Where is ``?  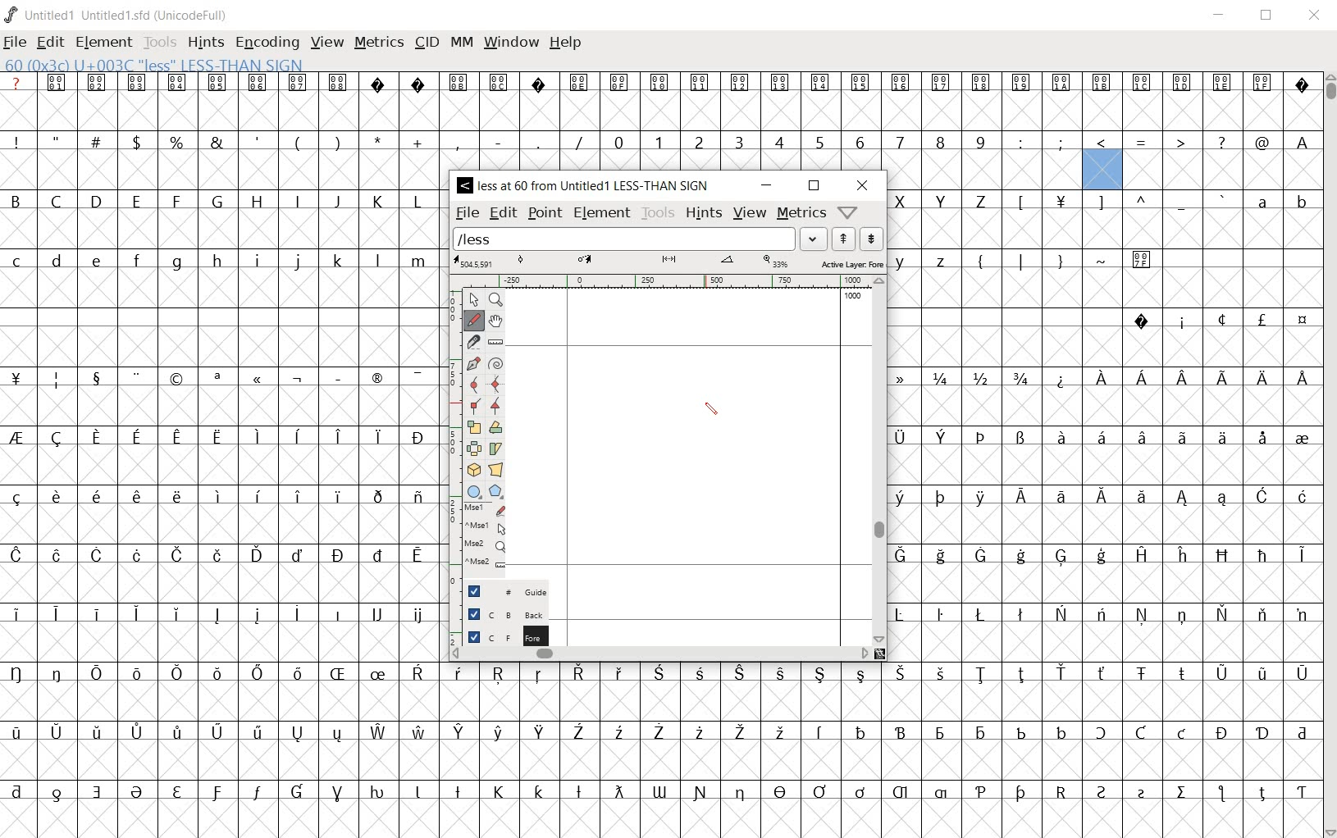
 is located at coordinates (1103, 290).